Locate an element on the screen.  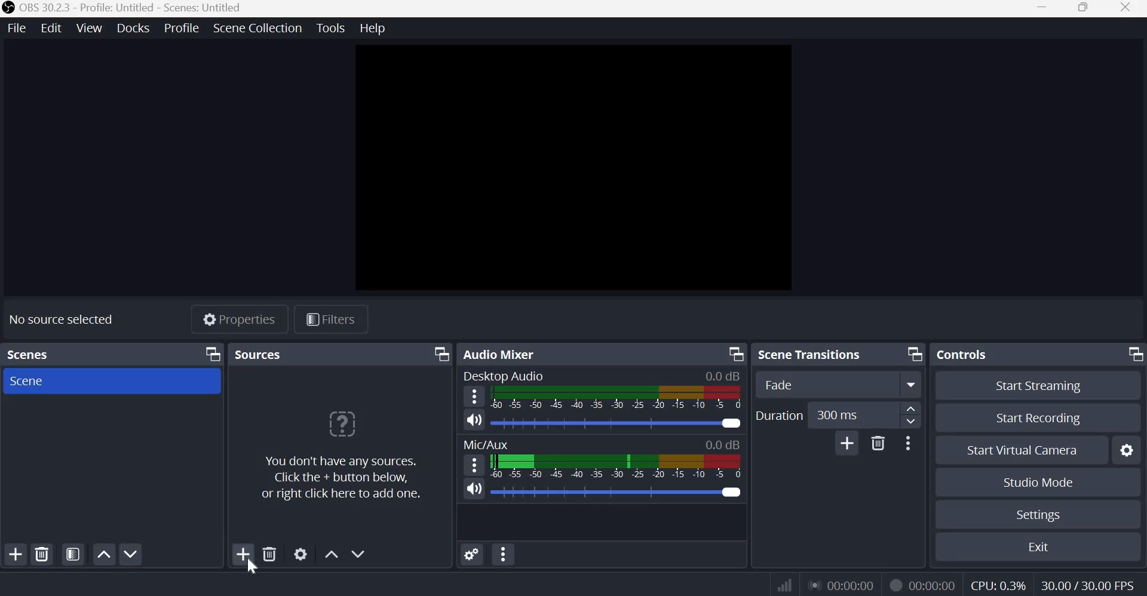
Advanced audio properties is located at coordinates (471, 554).